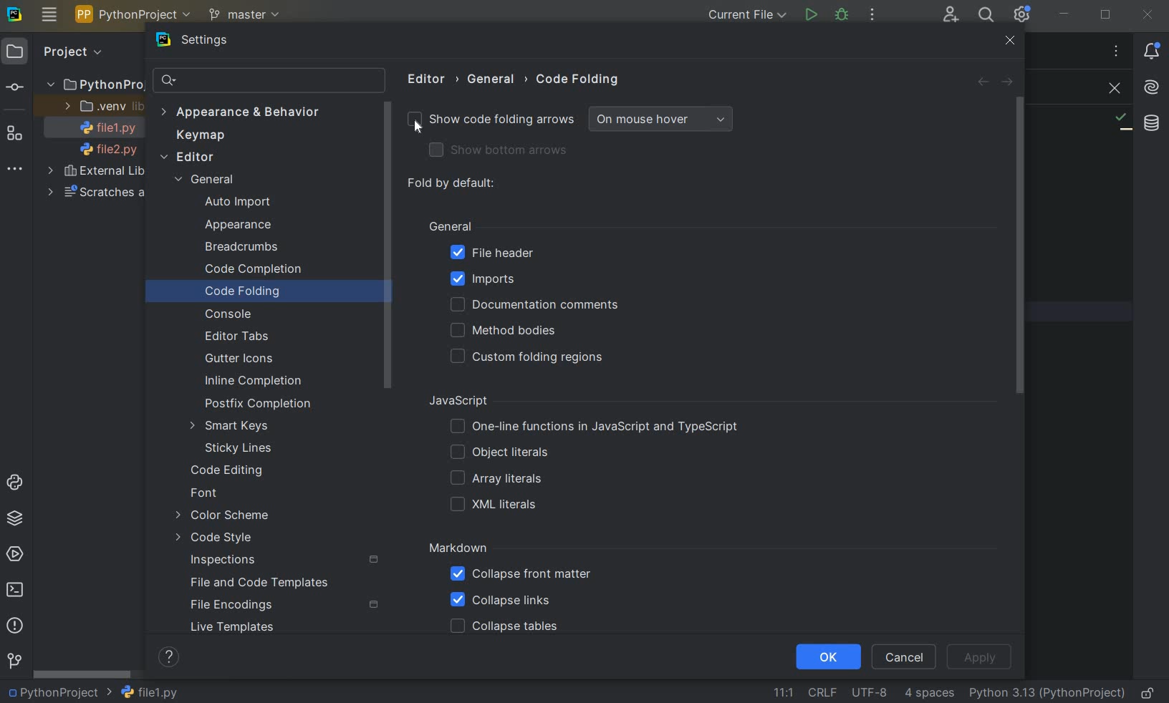 This screenshot has height=703, width=1169. I want to click on SYSTEM LOGO, so click(16, 15).